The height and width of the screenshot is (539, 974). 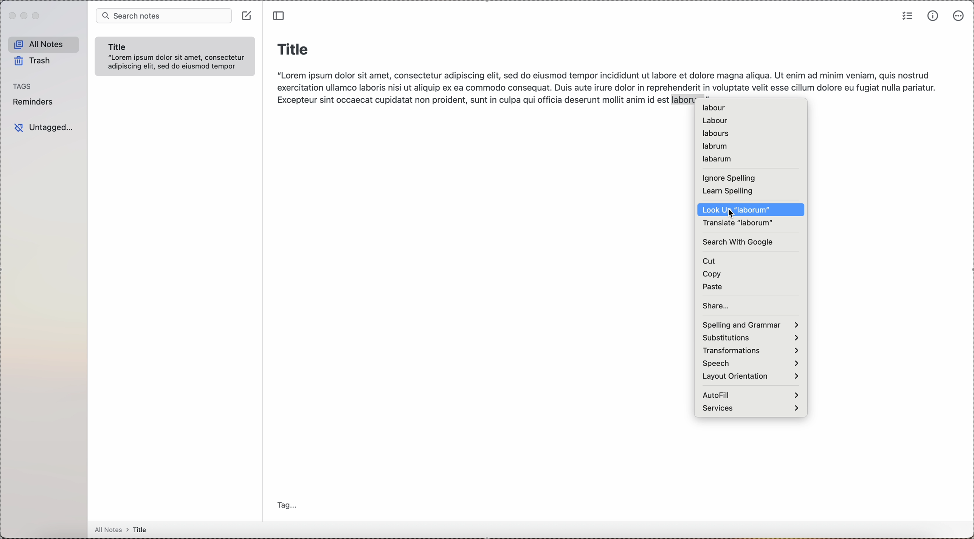 What do you see at coordinates (716, 120) in the screenshot?
I see `labour` at bounding box center [716, 120].